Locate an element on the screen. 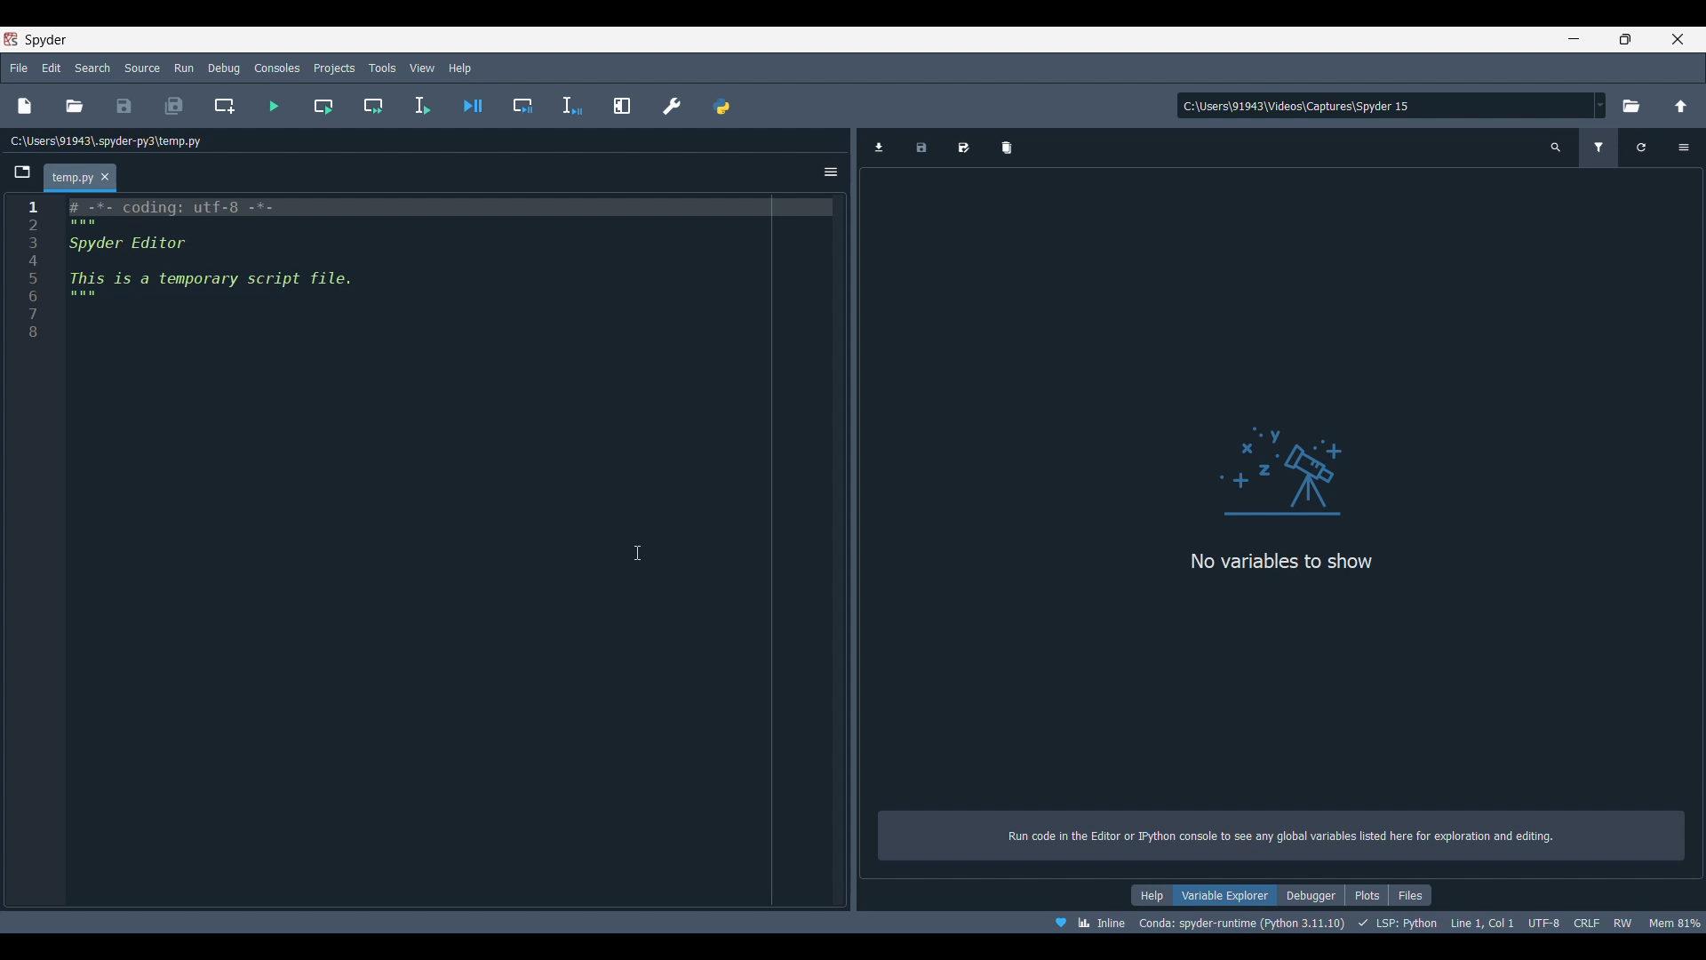  Projects menu is located at coordinates (335, 68).